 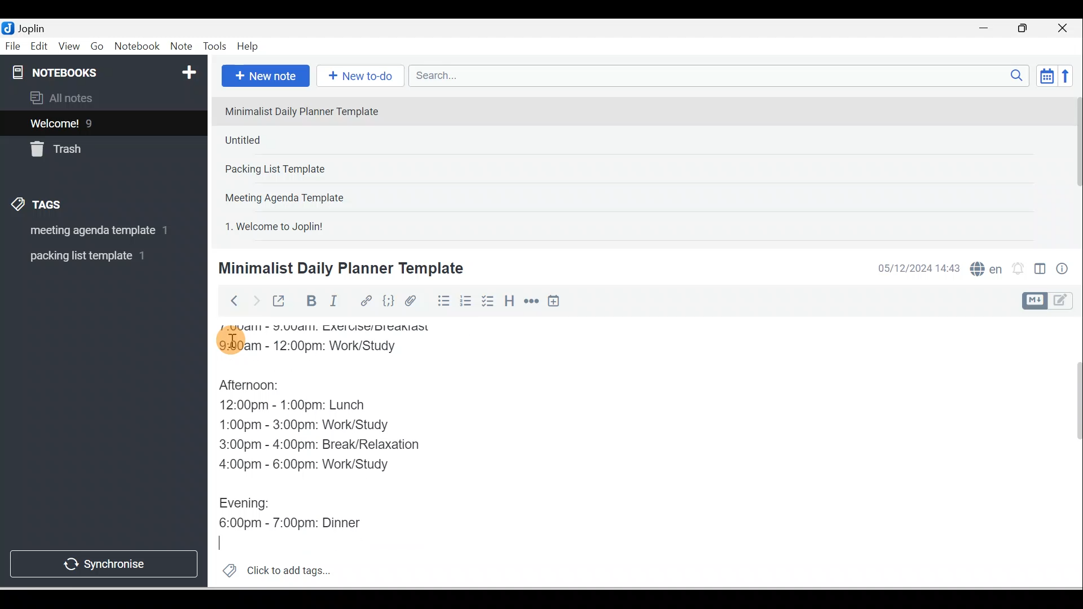 I want to click on Note 4, so click(x=300, y=195).